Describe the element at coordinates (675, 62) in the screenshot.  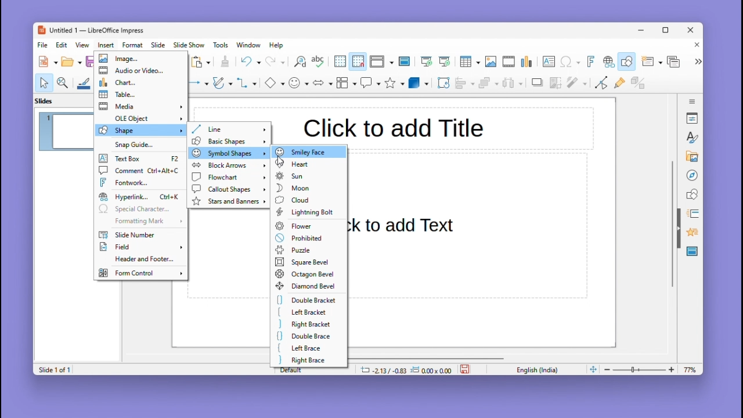
I see `Duplicate slide` at that location.